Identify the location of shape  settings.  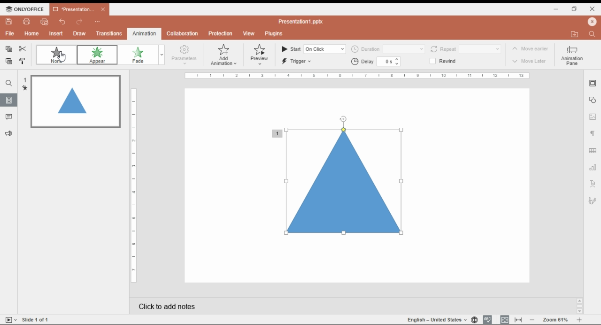
(592, 101).